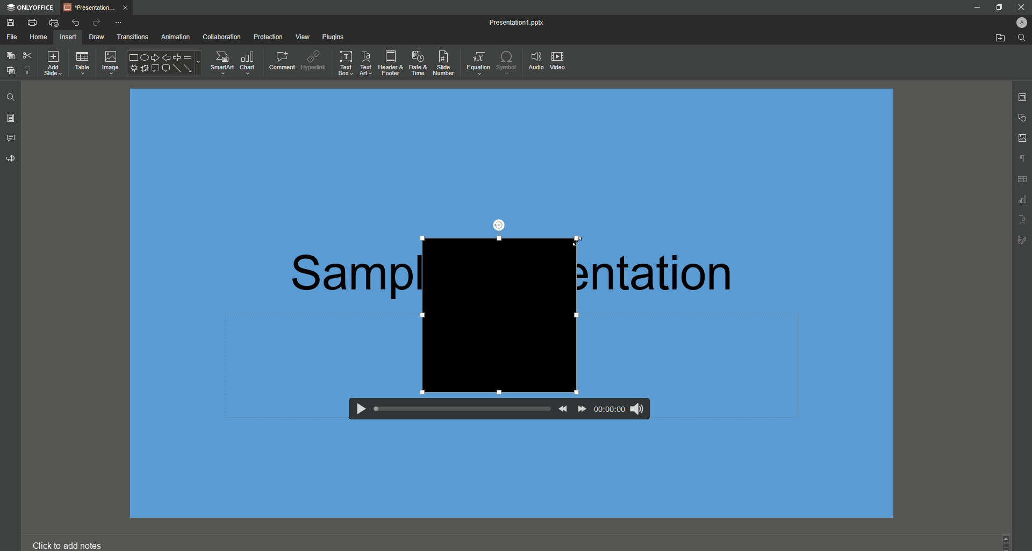 This screenshot has width=1032, height=551. Describe the element at coordinates (343, 63) in the screenshot. I see `Text Box` at that location.